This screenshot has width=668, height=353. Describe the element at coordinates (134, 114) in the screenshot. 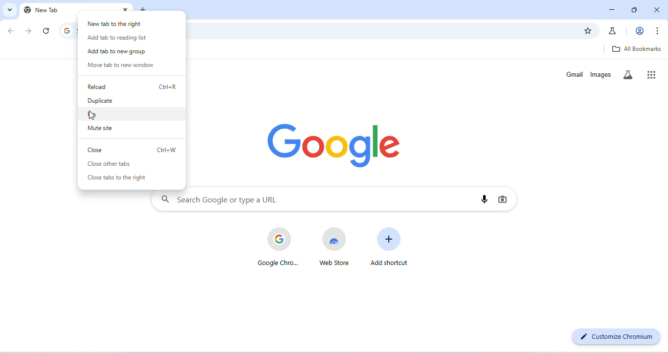

I see `pin` at that location.